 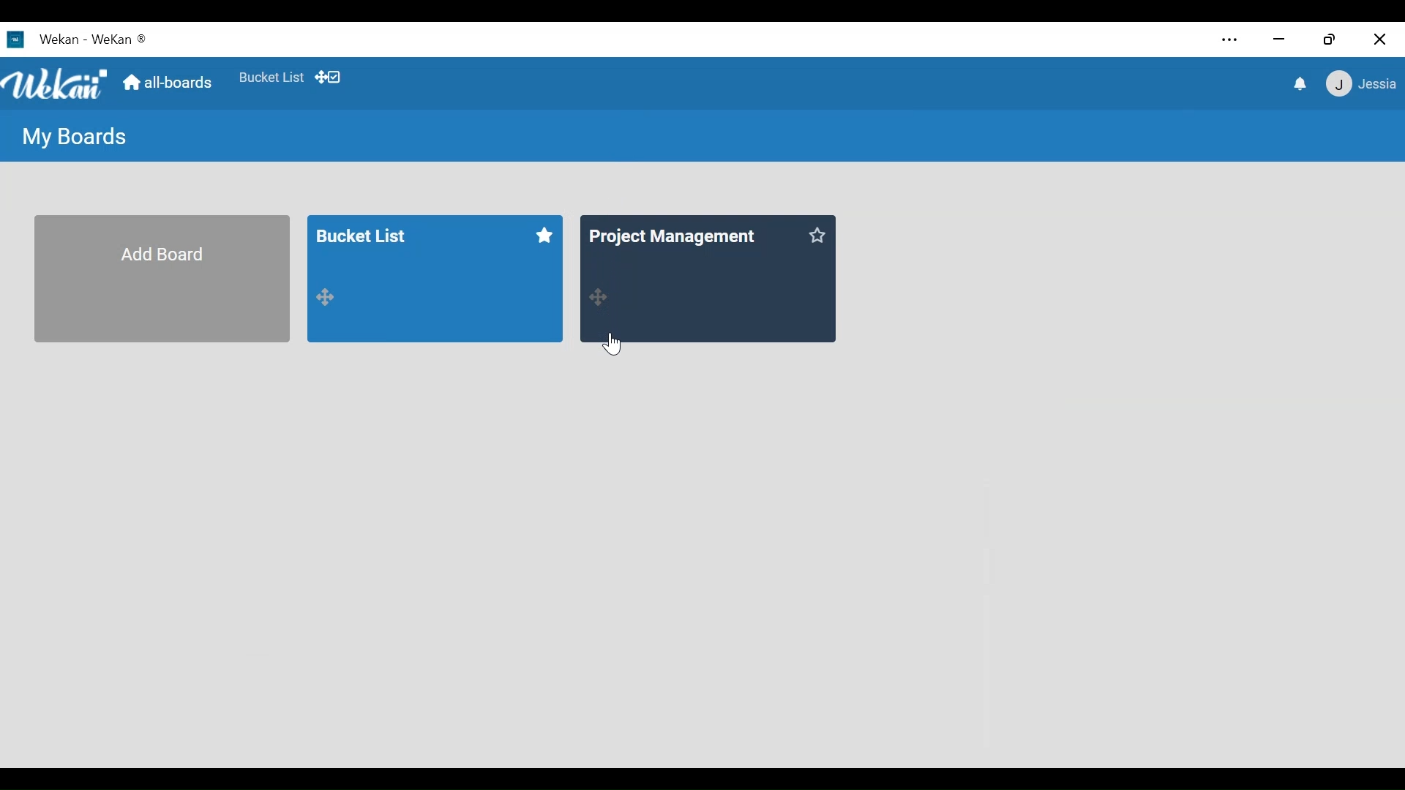 I want to click on star, so click(x=540, y=235).